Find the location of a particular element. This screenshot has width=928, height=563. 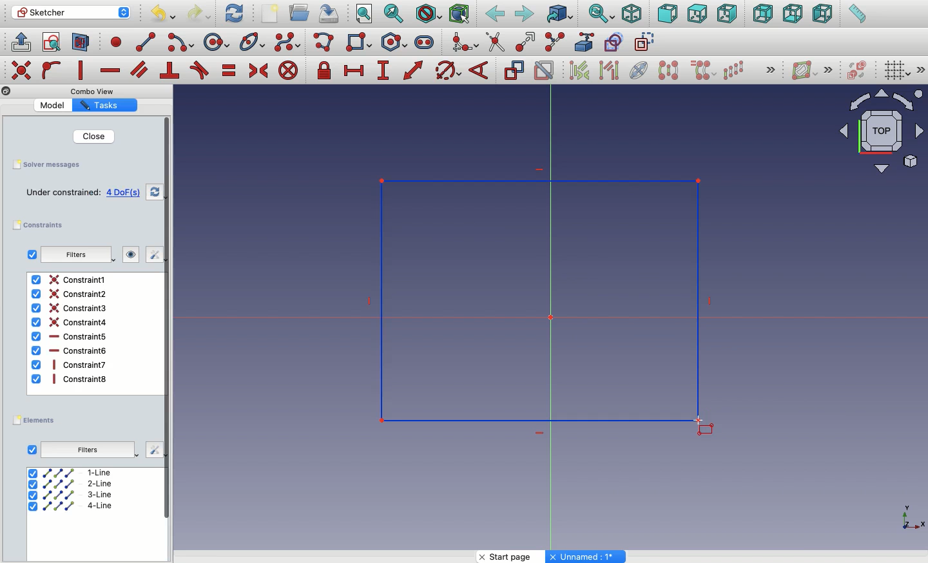

view sketch is located at coordinates (53, 43).